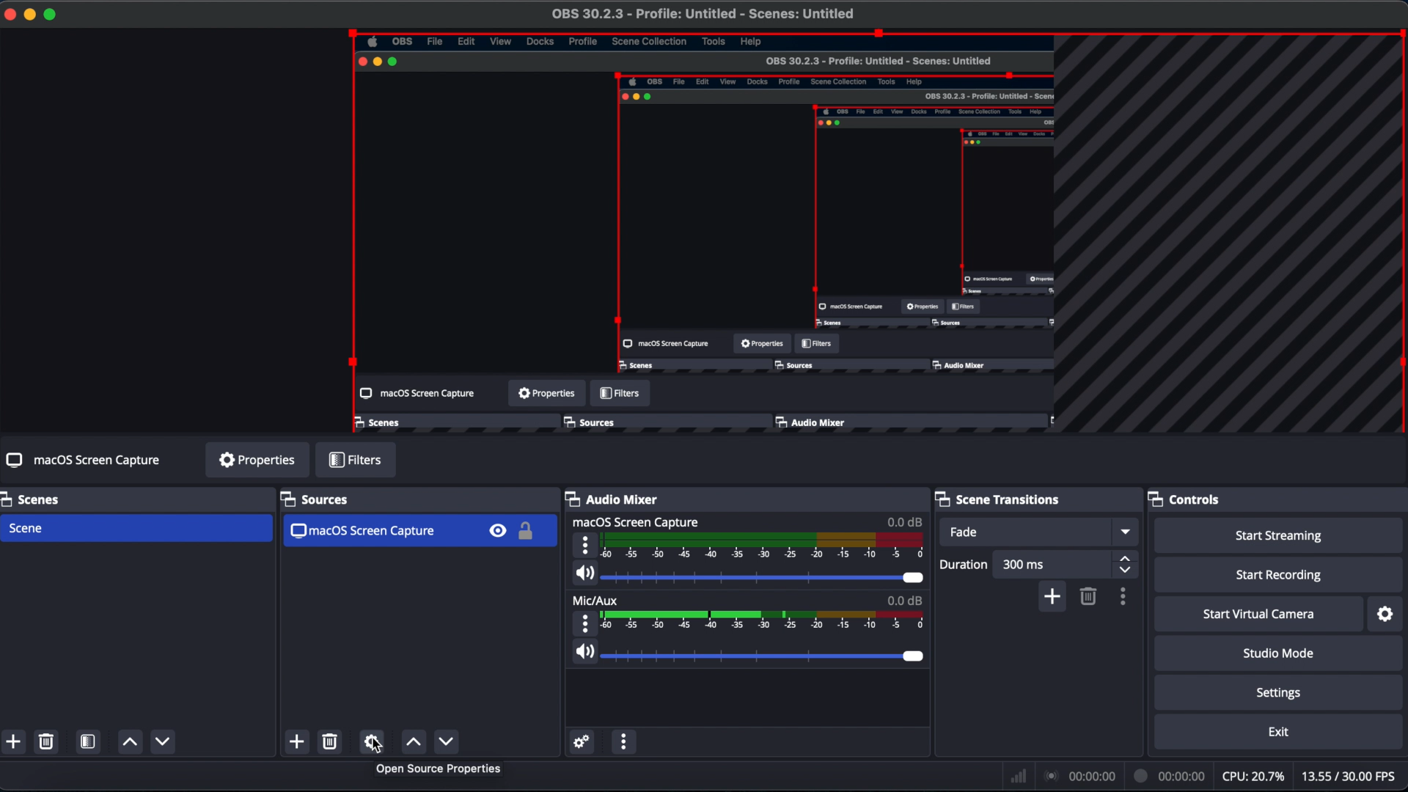 The width and height of the screenshot is (1408, 792). I want to click on streaming elapsed time, so click(1082, 776).